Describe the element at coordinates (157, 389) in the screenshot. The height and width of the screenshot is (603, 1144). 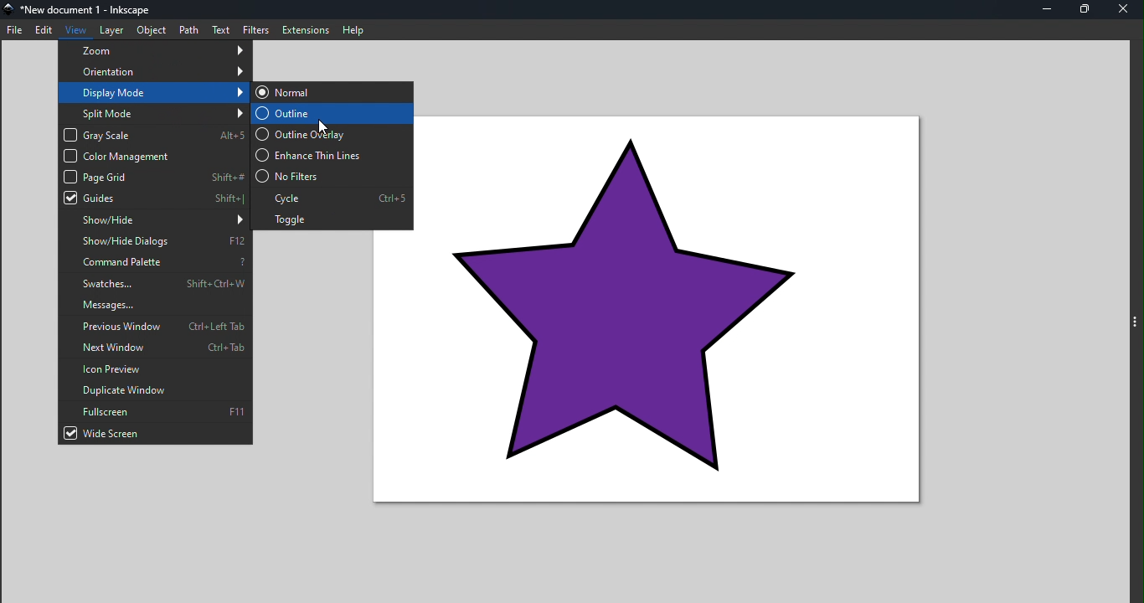
I see `Duplicate window` at that location.